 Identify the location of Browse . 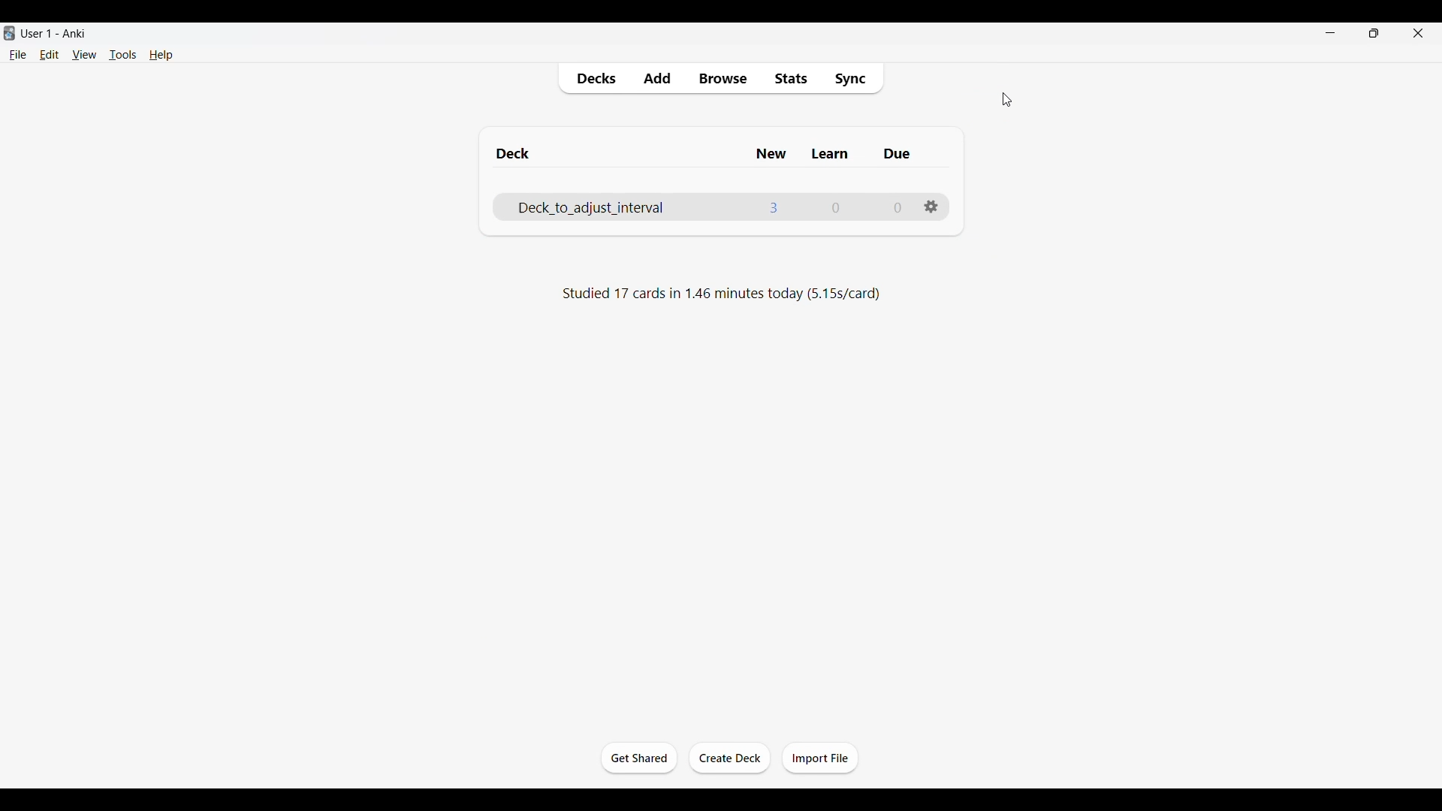
(721, 78).